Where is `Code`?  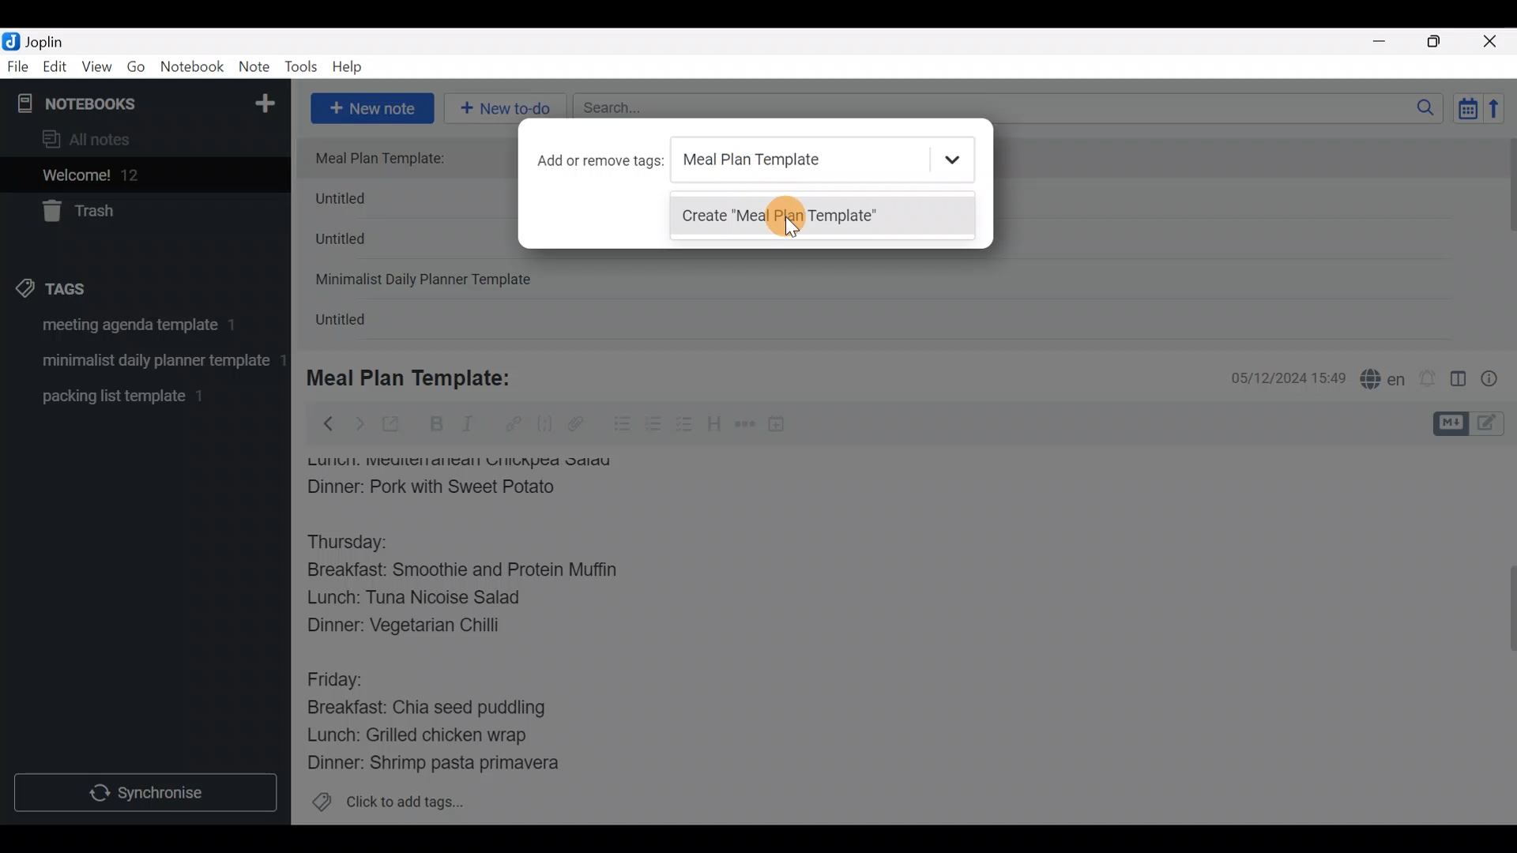 Code is located at coordinates (543, 423).